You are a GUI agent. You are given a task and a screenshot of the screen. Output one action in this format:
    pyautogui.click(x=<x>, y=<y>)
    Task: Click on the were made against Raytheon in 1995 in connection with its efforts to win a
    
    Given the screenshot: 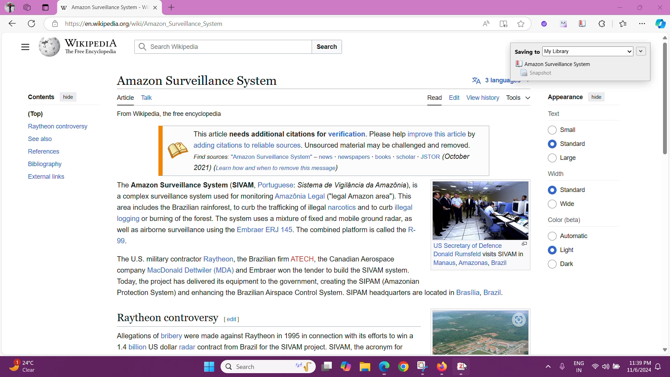 What is the action you would take?
    pyautogui.click(x=300, y=336)
    